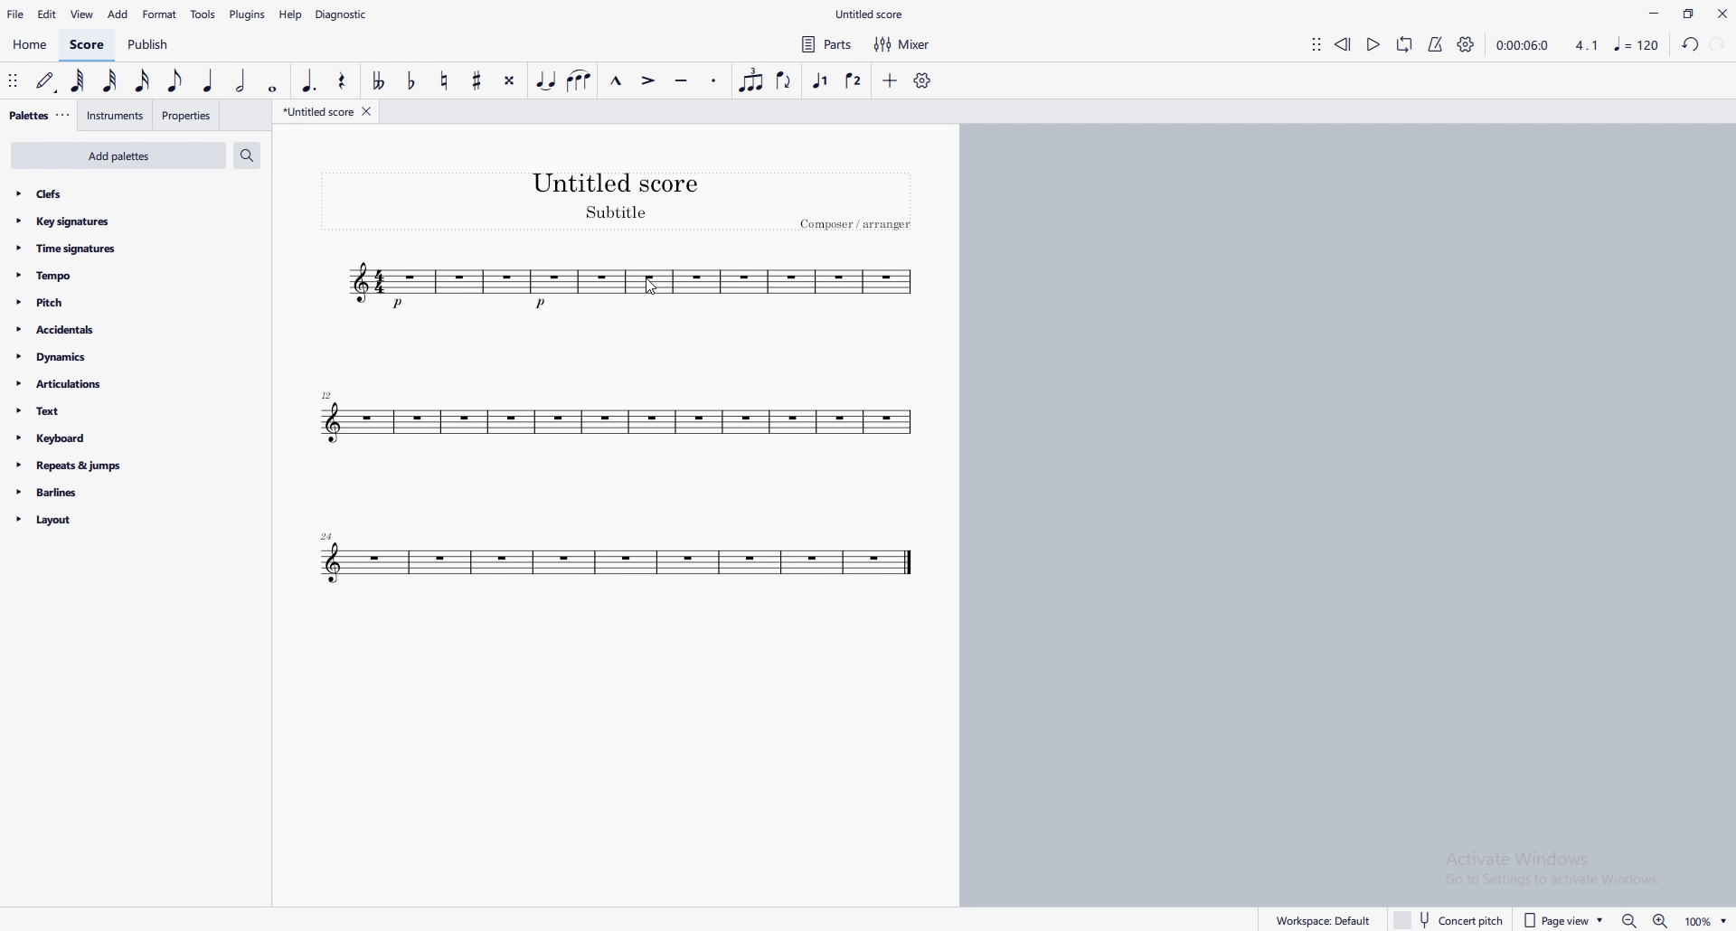 The image size is (1736, 931). What do you see at coordinates (342, 80) in the screenshot?
I see `rest` at bounding box center [342, 80].